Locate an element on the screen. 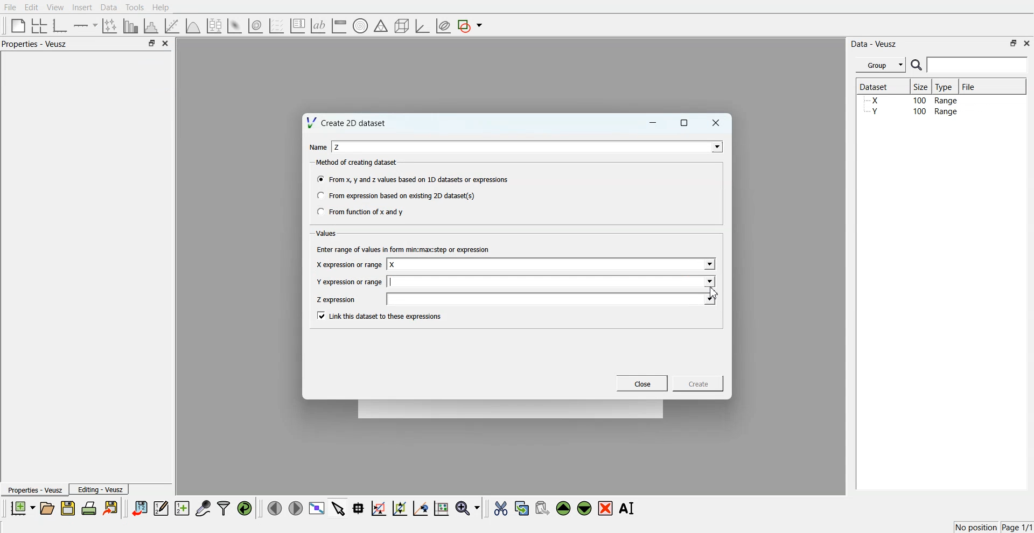 This screenshot has height=533, width=1034. Help is located at coordinates (161, 8).